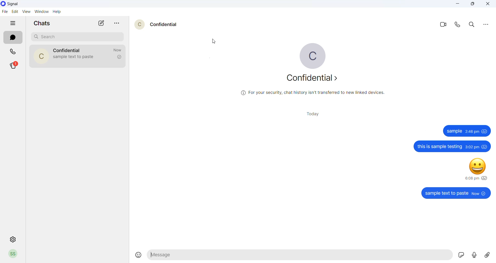 This screenshot has width=496, height=263. Describe the element at coordinates (137, 254) in the screenshot. I see `emojis` at that location.